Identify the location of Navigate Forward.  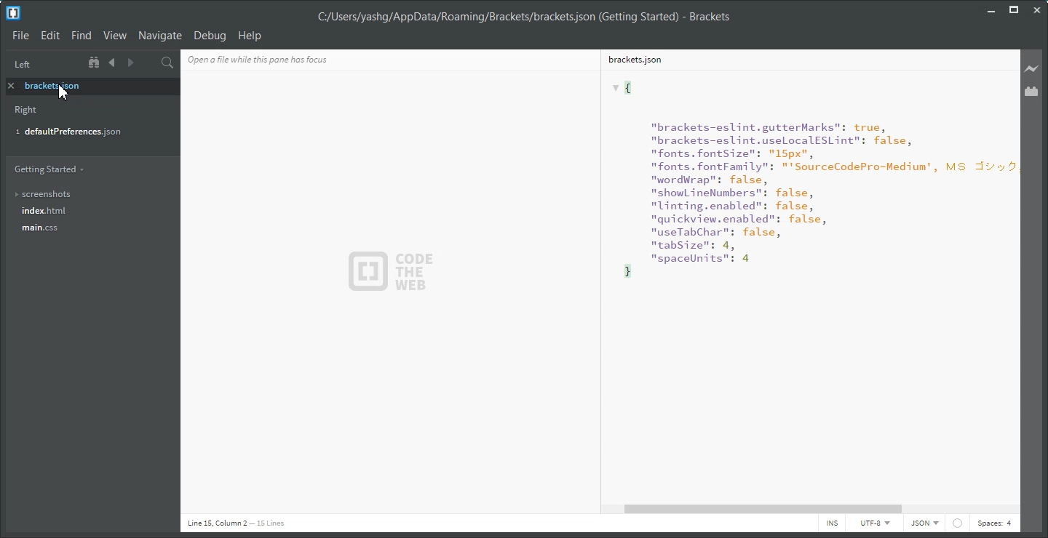
(129, 63).